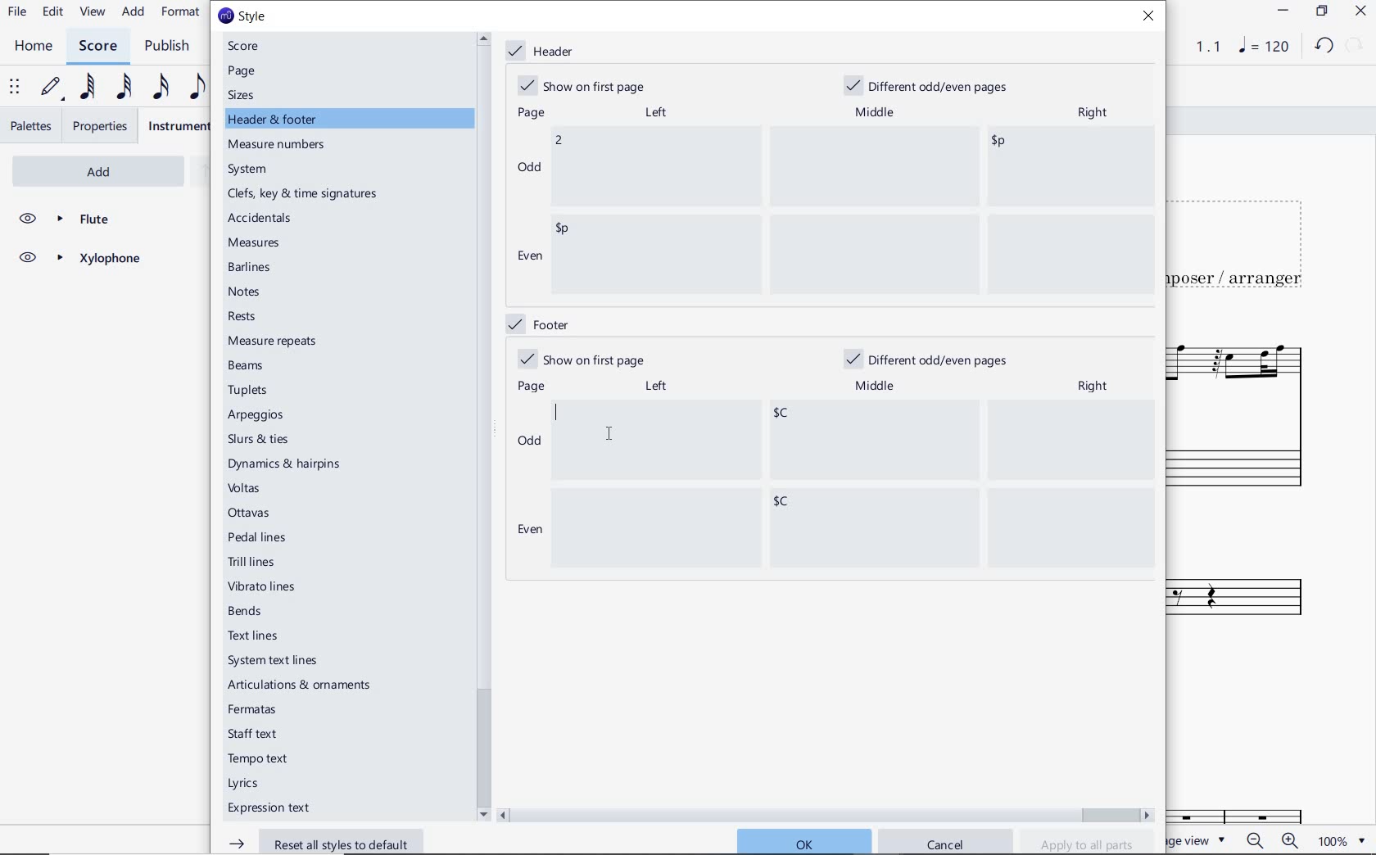 The width and height of the screenshot is (1376, 855). I want to click on data entered "2", so click(853, 210).